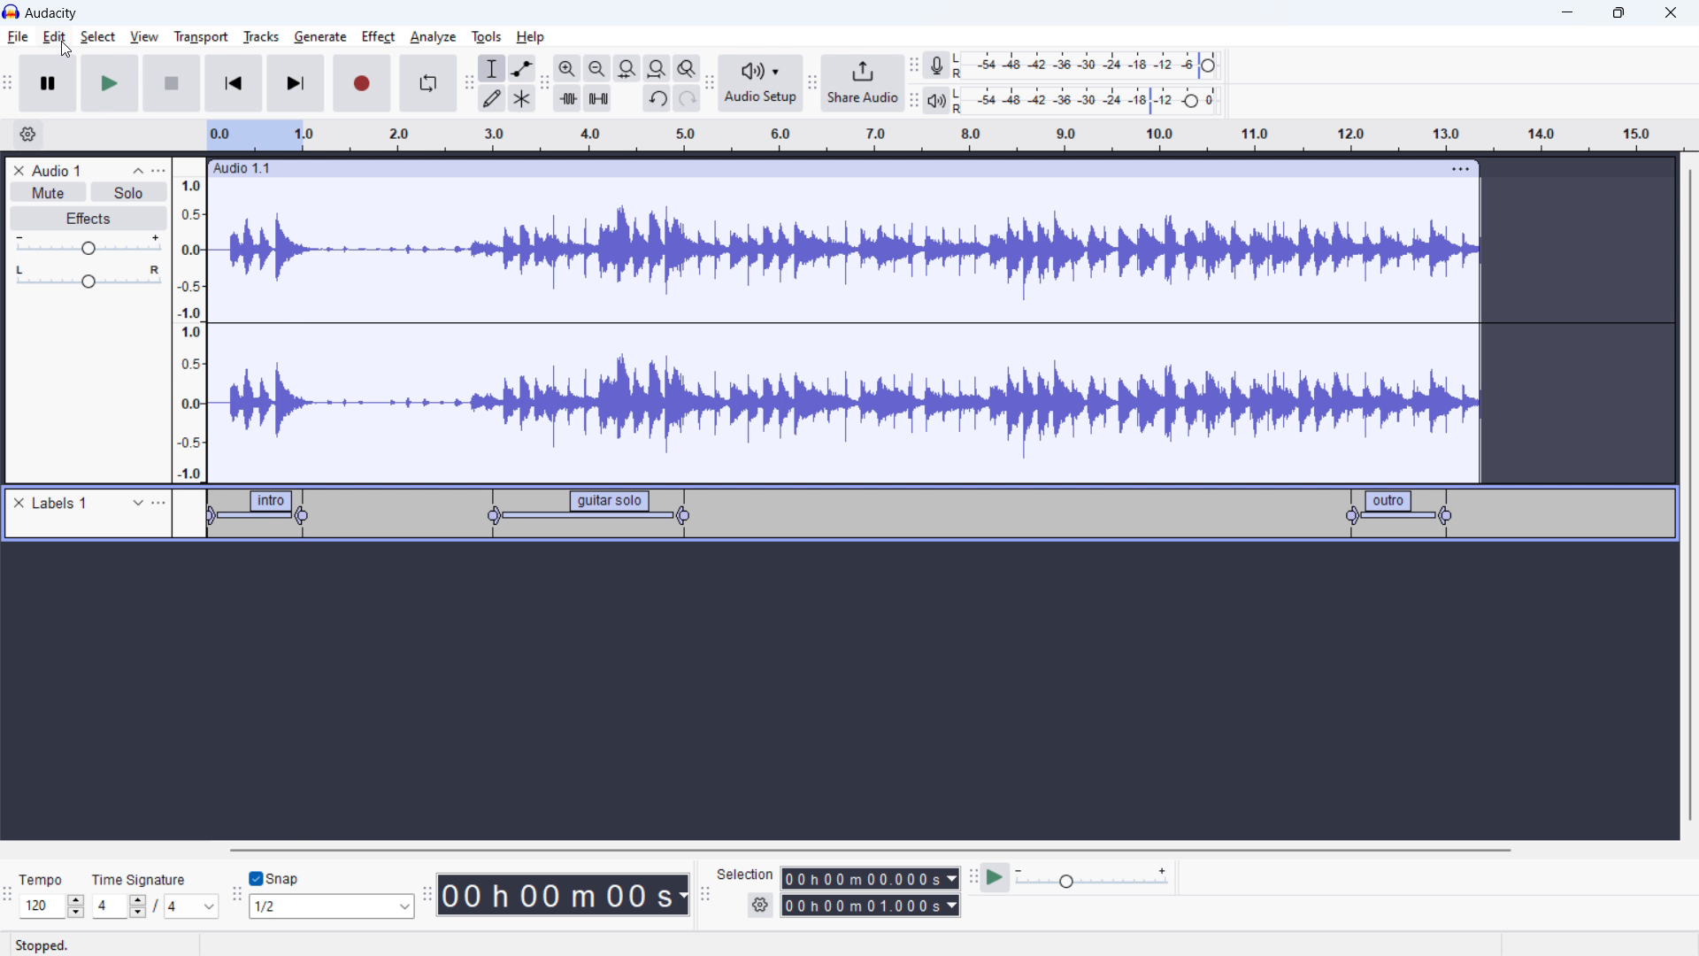 This screenshot has height=956, width=1699. I want to click on edit toolbar, so click(544, 84).